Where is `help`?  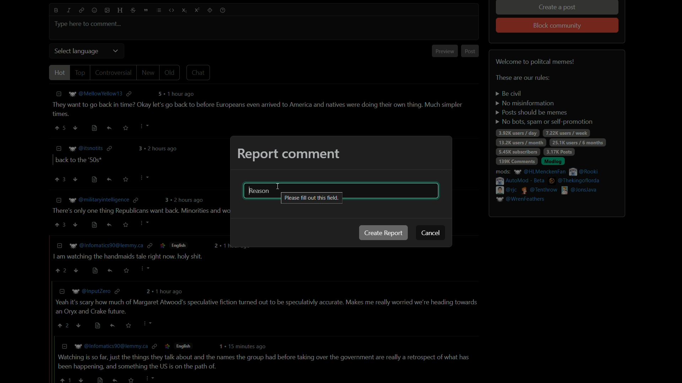 help is located at coordinates (223, 10).